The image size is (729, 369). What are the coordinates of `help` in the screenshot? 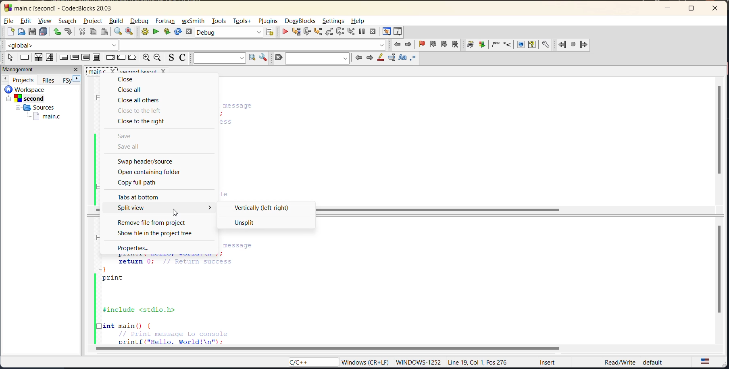 It's located at (358, 20).